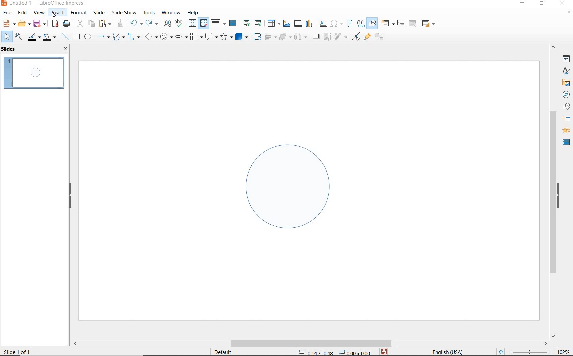  Describe the element at coordinates (105, 24) in the screenshot. I see `paste` at that location.